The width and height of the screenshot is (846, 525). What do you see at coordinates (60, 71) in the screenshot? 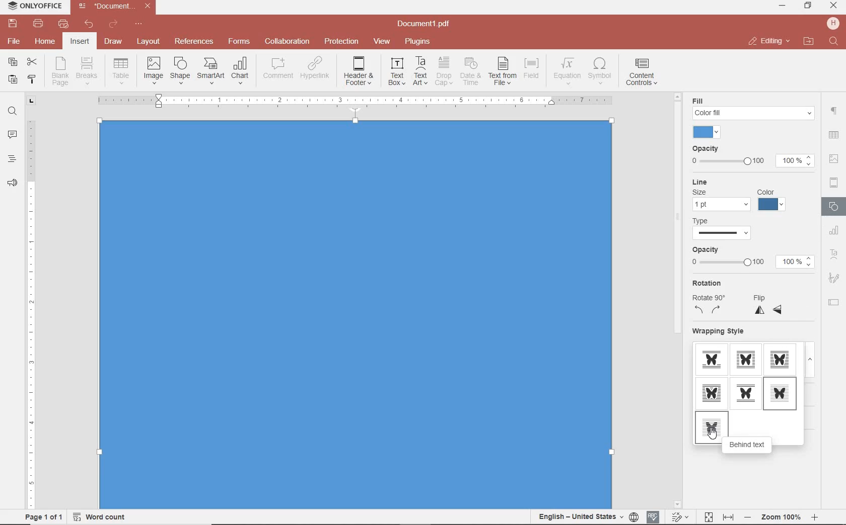
I see `INSERT BLANK PAGE` at bounding box center [60, 71].